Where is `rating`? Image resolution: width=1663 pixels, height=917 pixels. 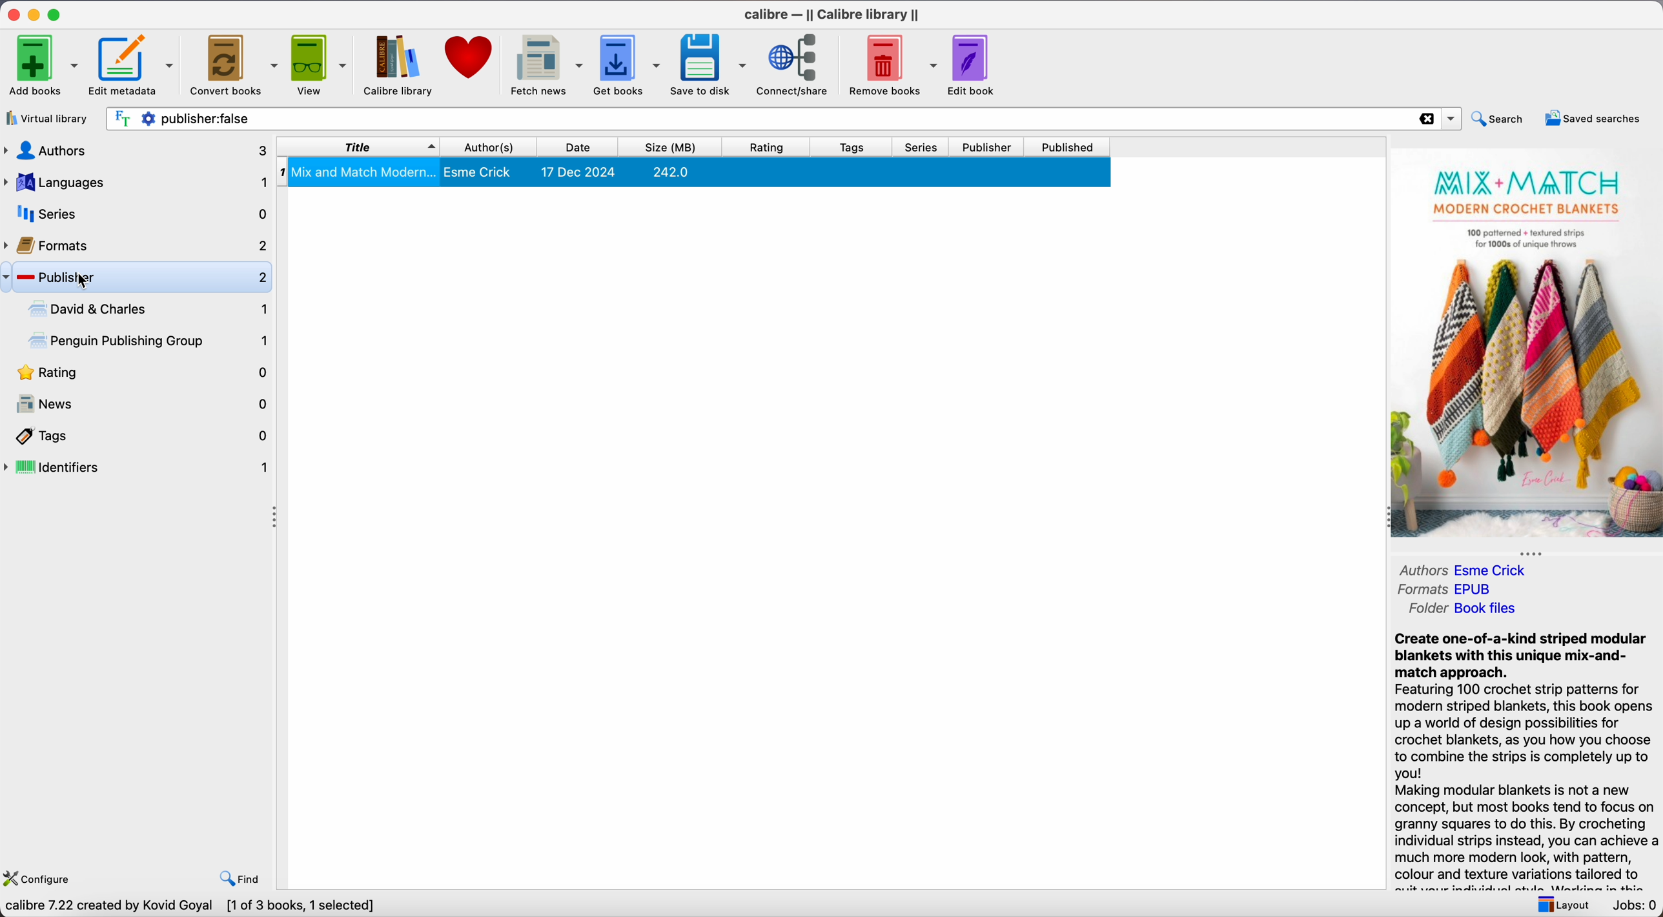
rating is located at coordinates (138, 374).